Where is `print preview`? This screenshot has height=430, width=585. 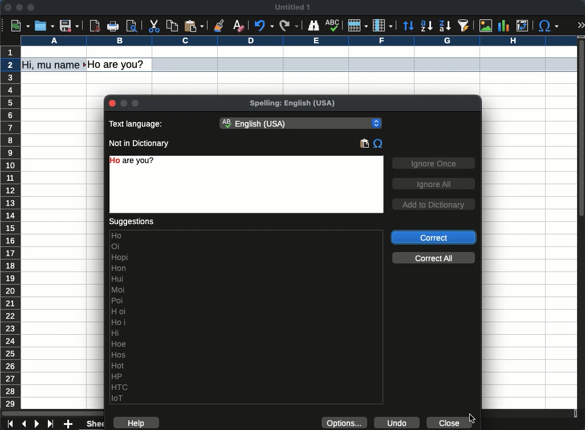
print preview is located at coordinates (133, 26).